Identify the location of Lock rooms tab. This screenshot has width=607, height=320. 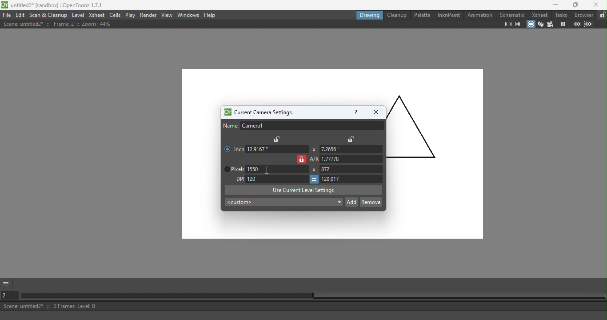
(602, 15).